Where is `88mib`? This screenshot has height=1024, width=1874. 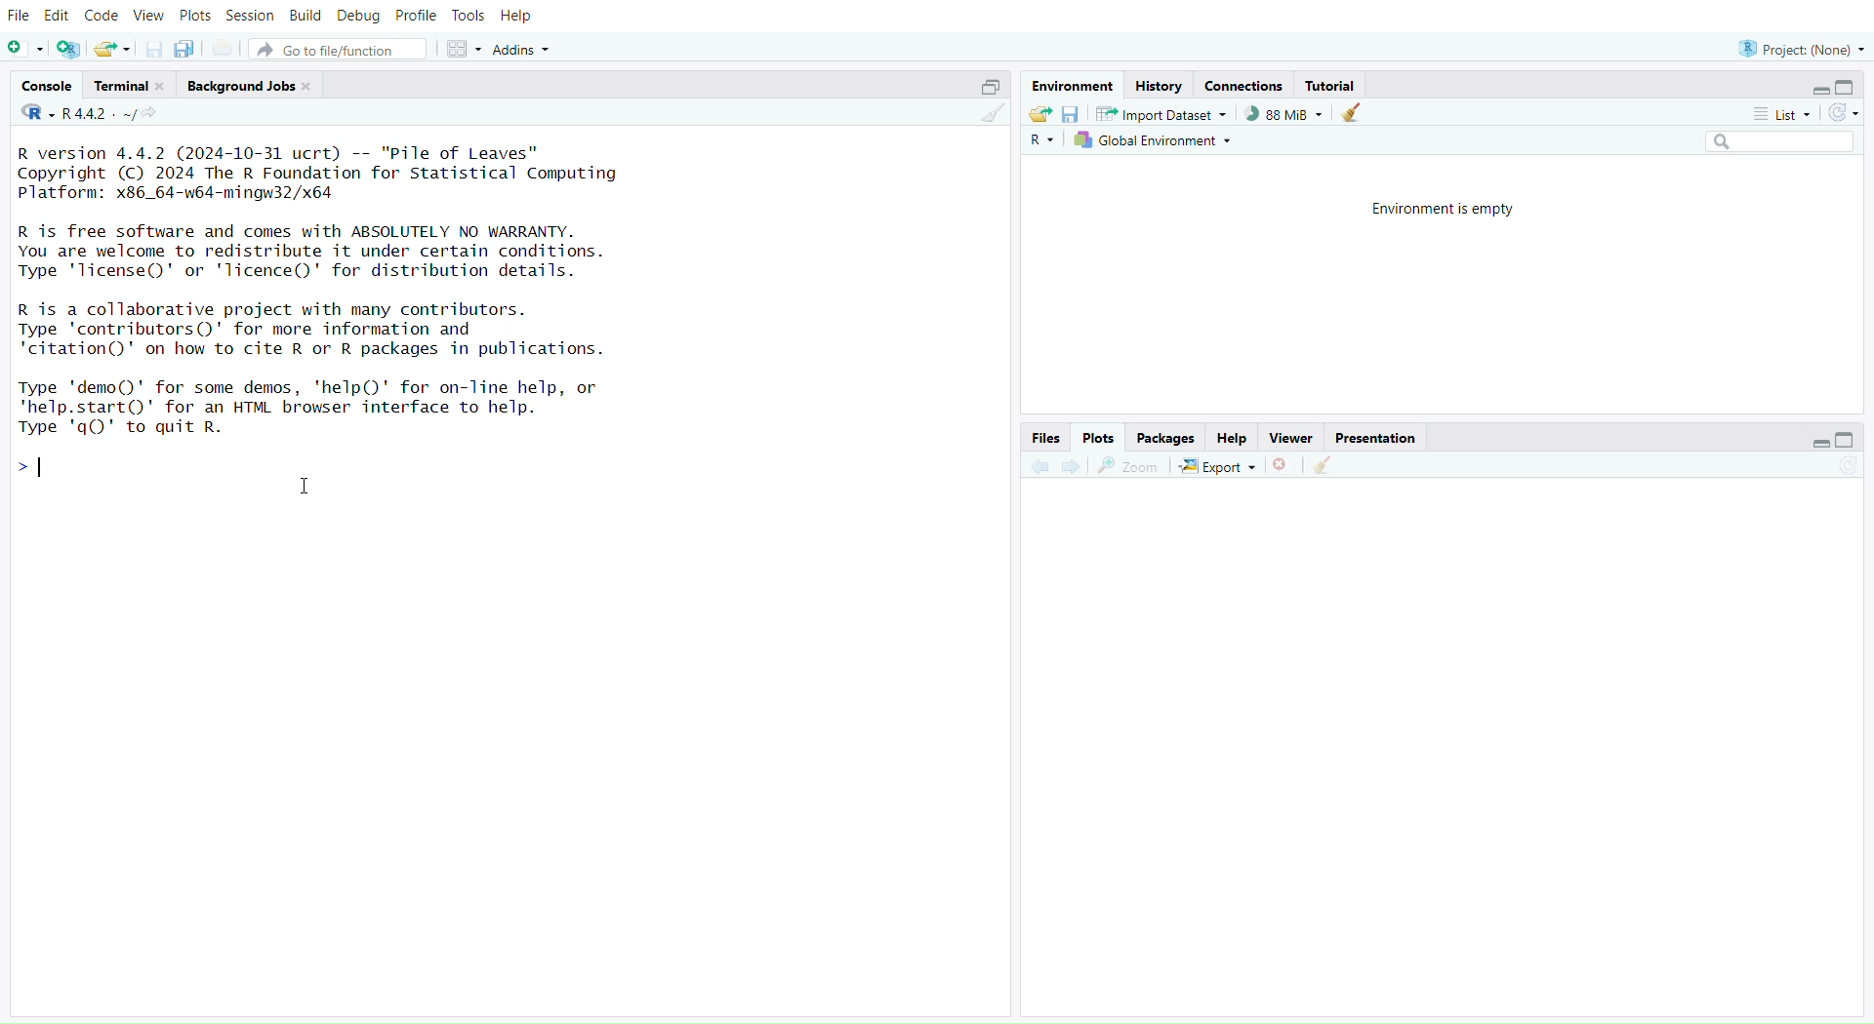
88mib is located at coordinates (1284, 115).